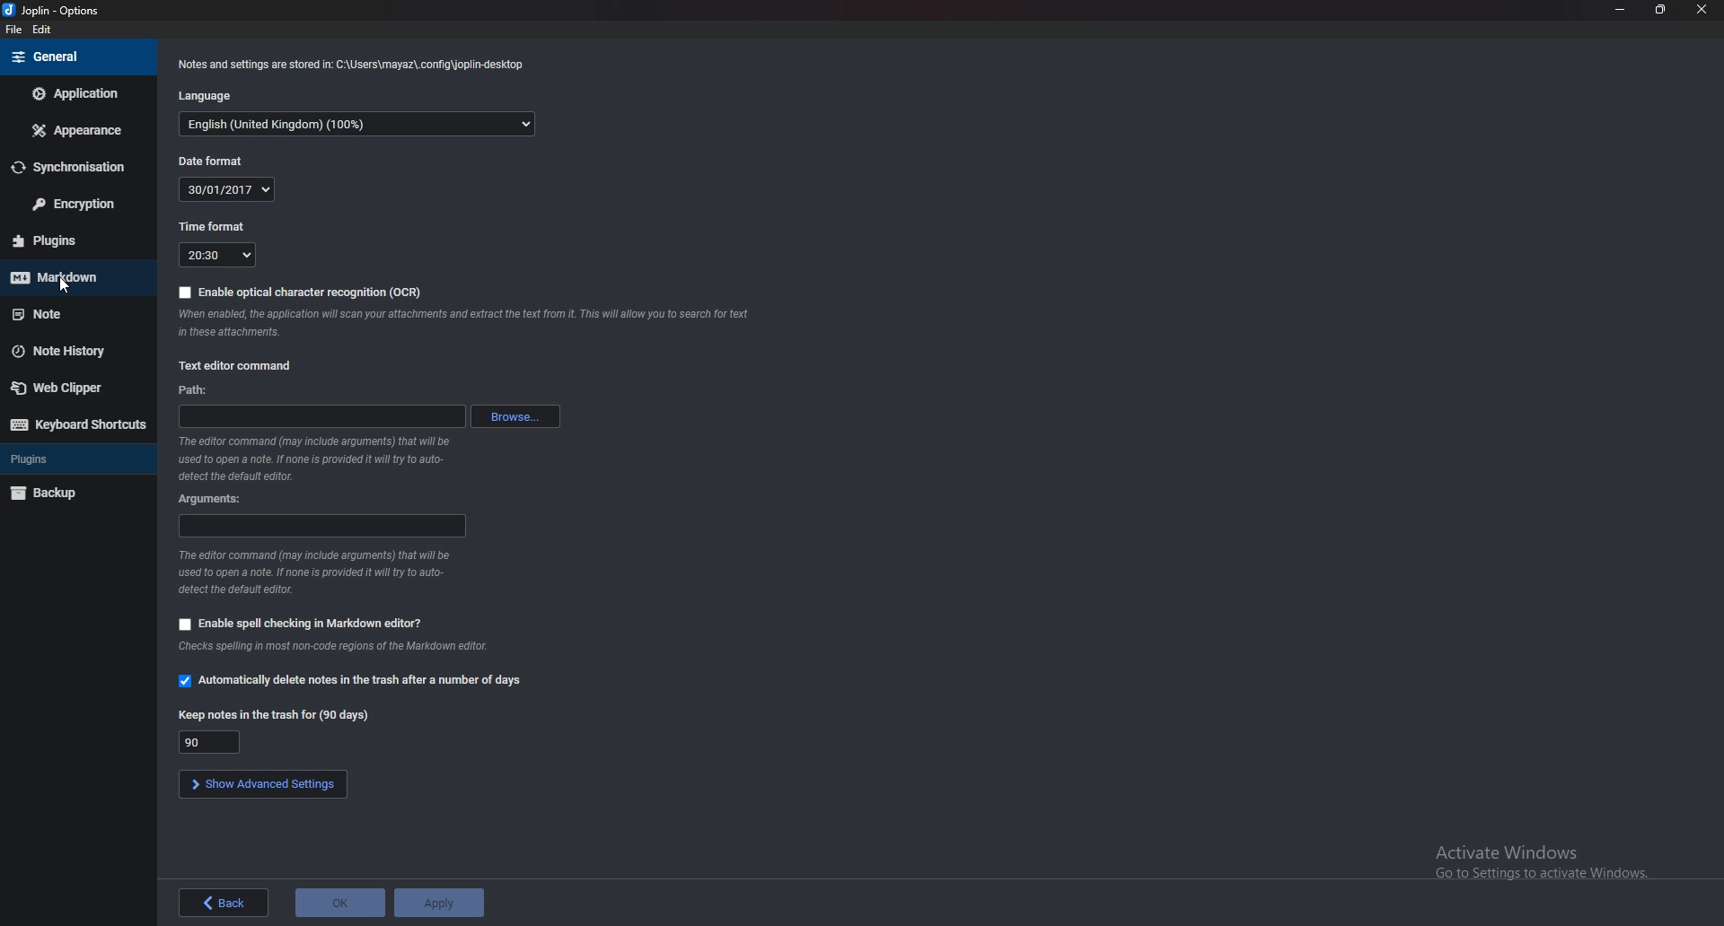 The image size is (1724, 926). I want to click on Application, so click(75, 94).